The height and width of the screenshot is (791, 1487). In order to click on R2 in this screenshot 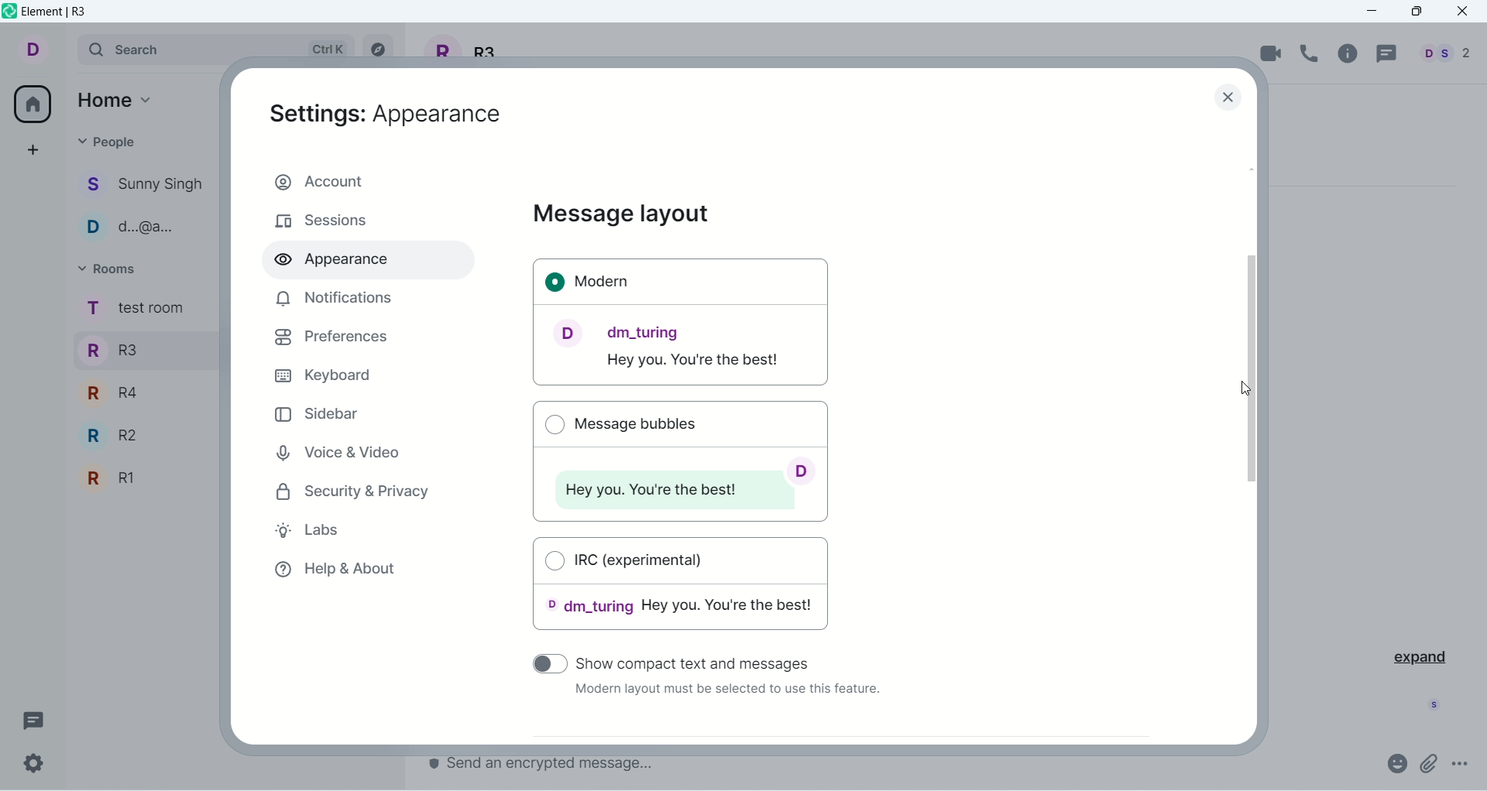, I will do `click(147, 435)`.